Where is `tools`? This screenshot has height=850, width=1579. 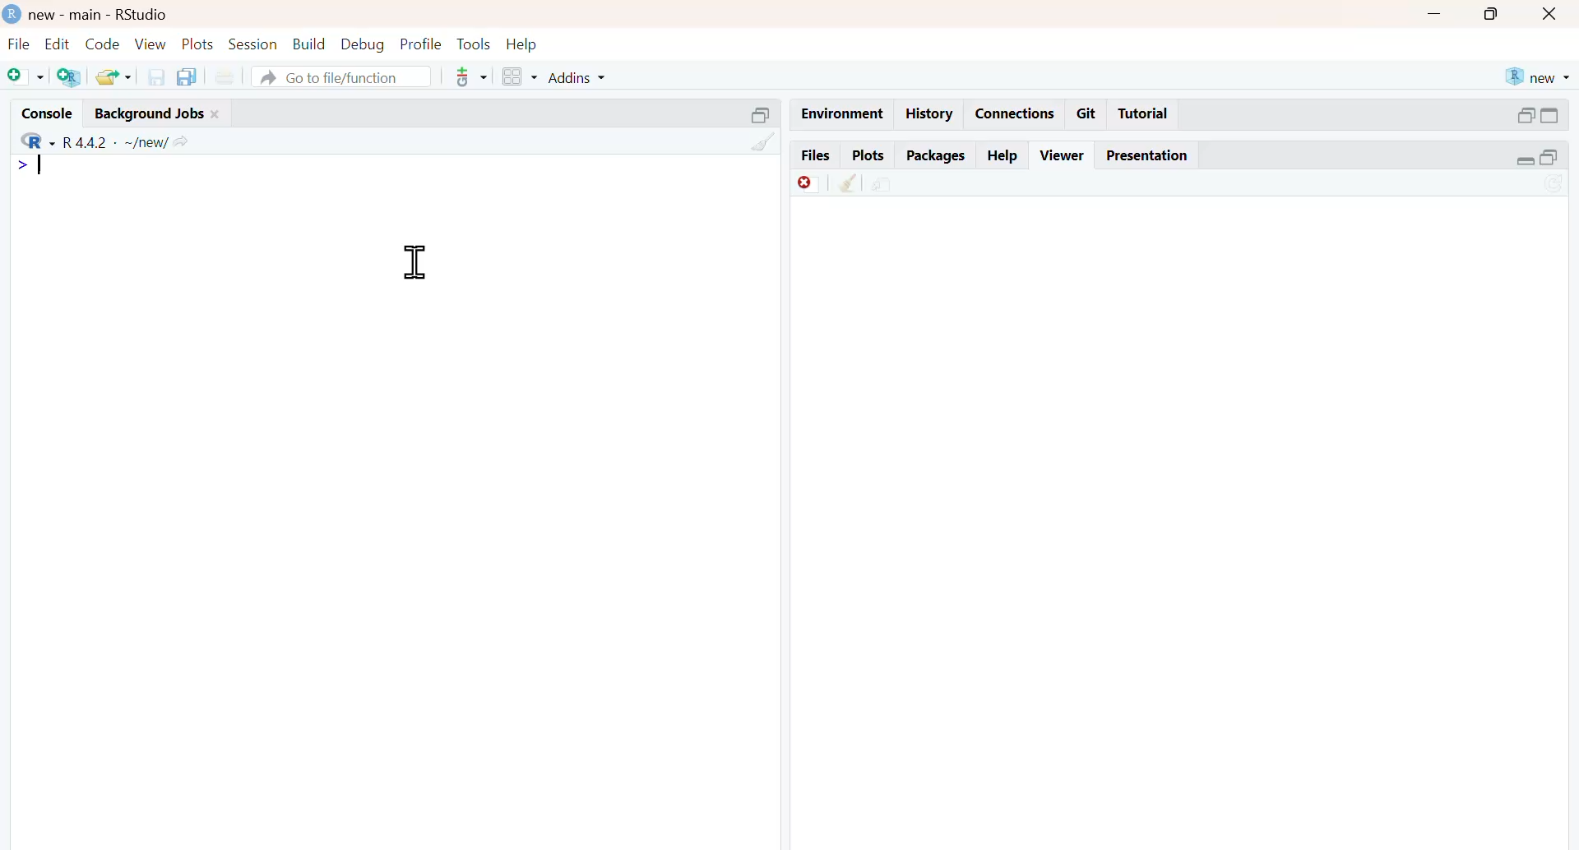
tools is located at coordinates (475, 44).